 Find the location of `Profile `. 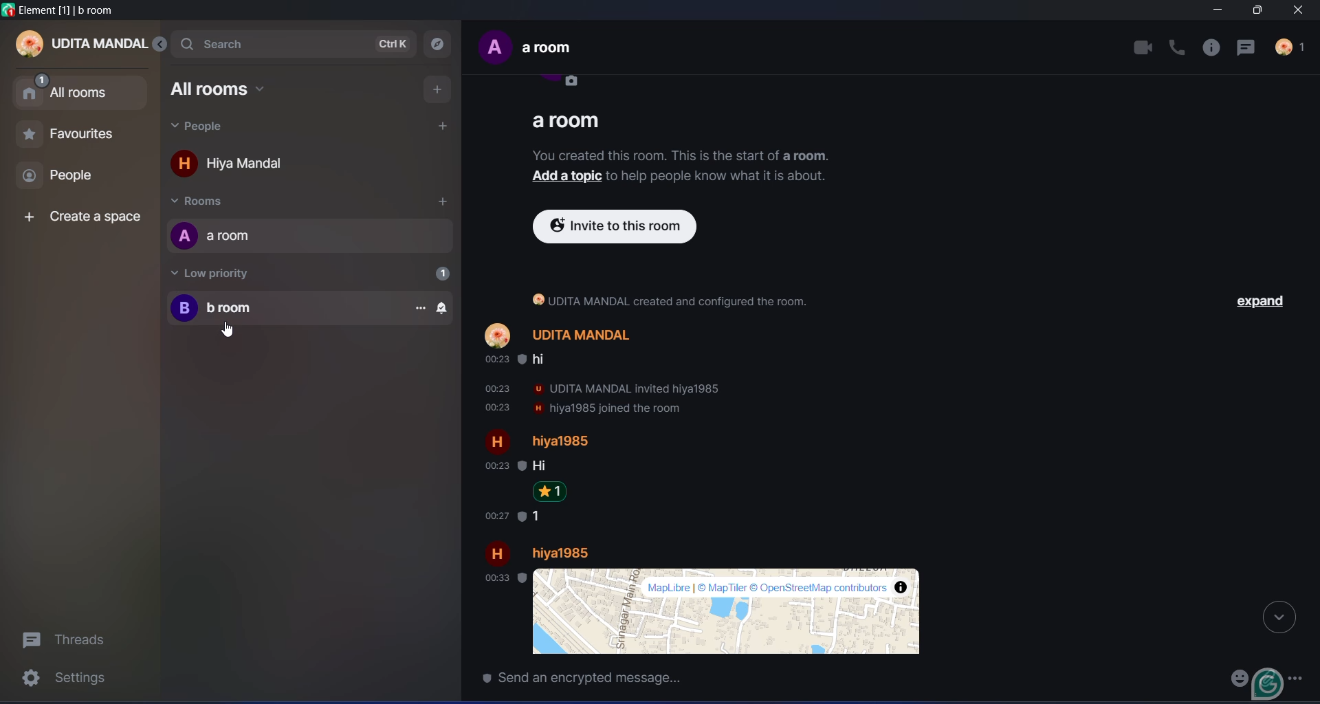

Profile  is located at coordinates (1292, 49).